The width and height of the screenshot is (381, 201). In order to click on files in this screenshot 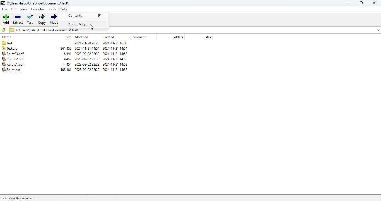, I will do `click(208, 37)`.